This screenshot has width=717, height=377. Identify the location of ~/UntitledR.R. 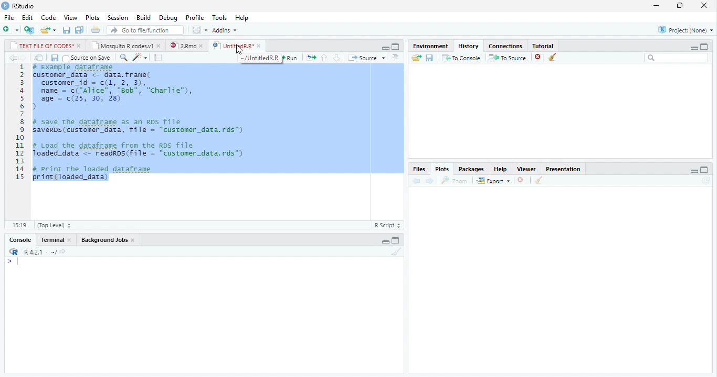
(261, 58).